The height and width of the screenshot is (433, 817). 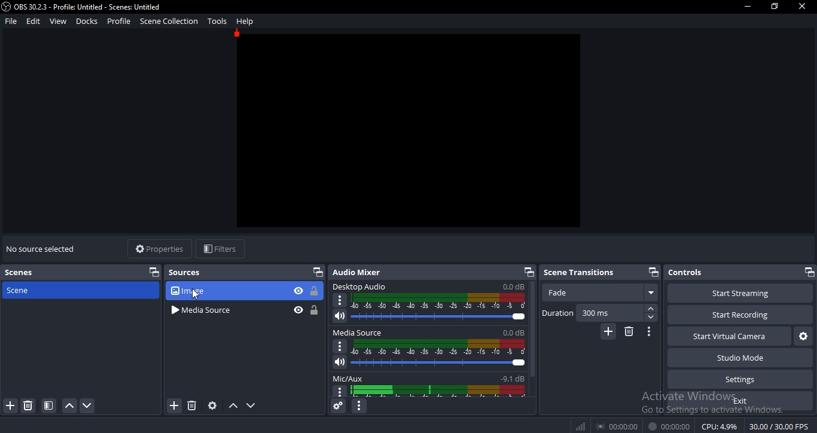 What do you see at coordinates (340, 301) in the screenshot?
I see `option` at bounding box center [340, 301].